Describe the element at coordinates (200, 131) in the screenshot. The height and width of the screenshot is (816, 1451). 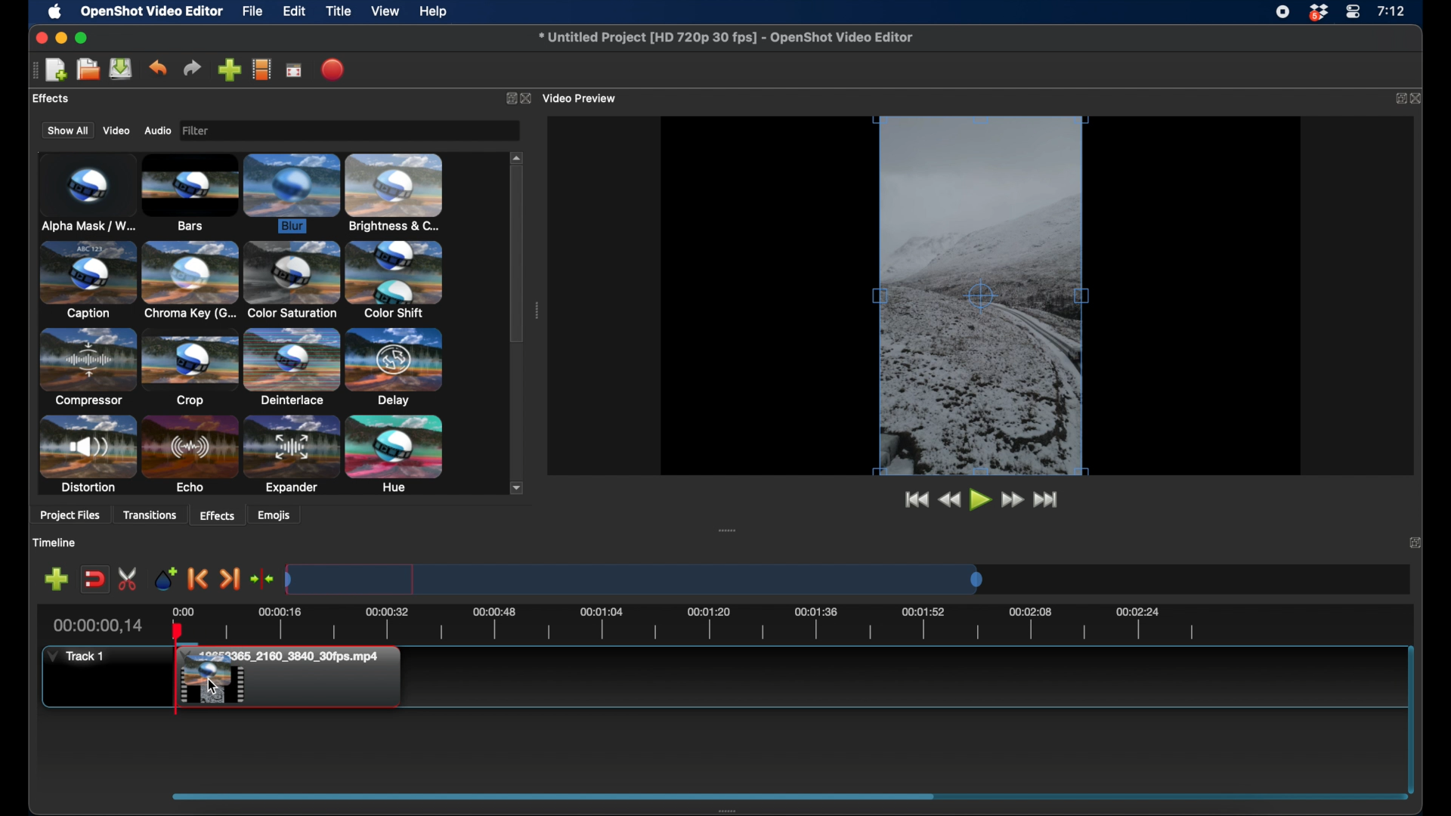
I see `image` at that location.